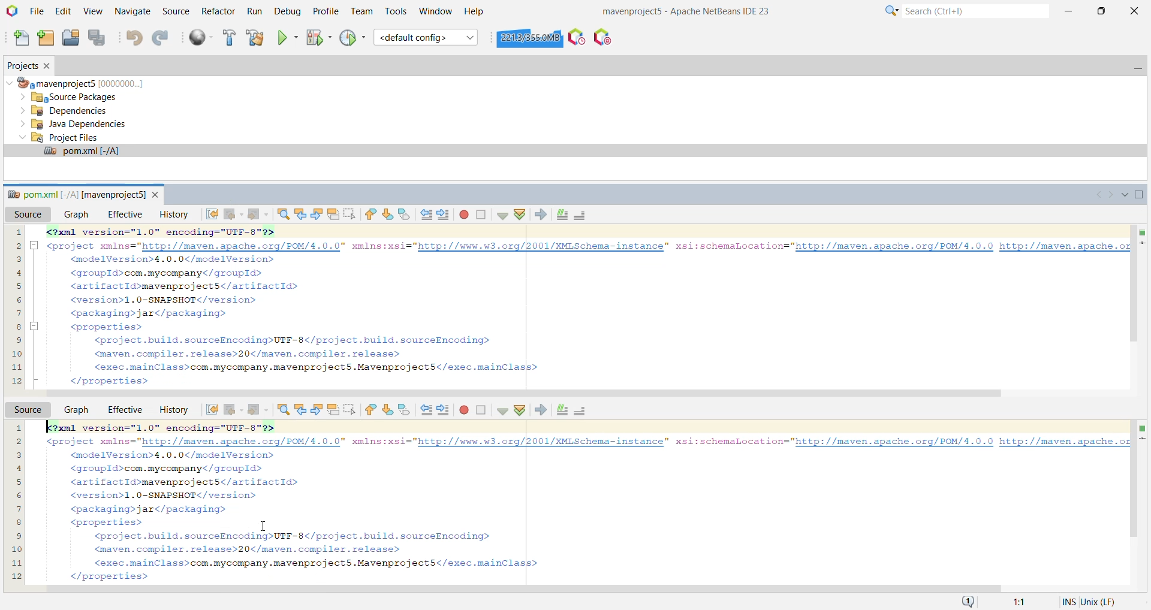 This screenshot has height=610, width=1151. Describe the element at coordinates (561, 215) in the screenshot. I see `Comment` at that location.